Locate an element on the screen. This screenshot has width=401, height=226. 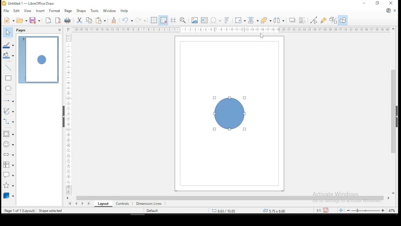
stars and banners is located at coordinates (9, 184).